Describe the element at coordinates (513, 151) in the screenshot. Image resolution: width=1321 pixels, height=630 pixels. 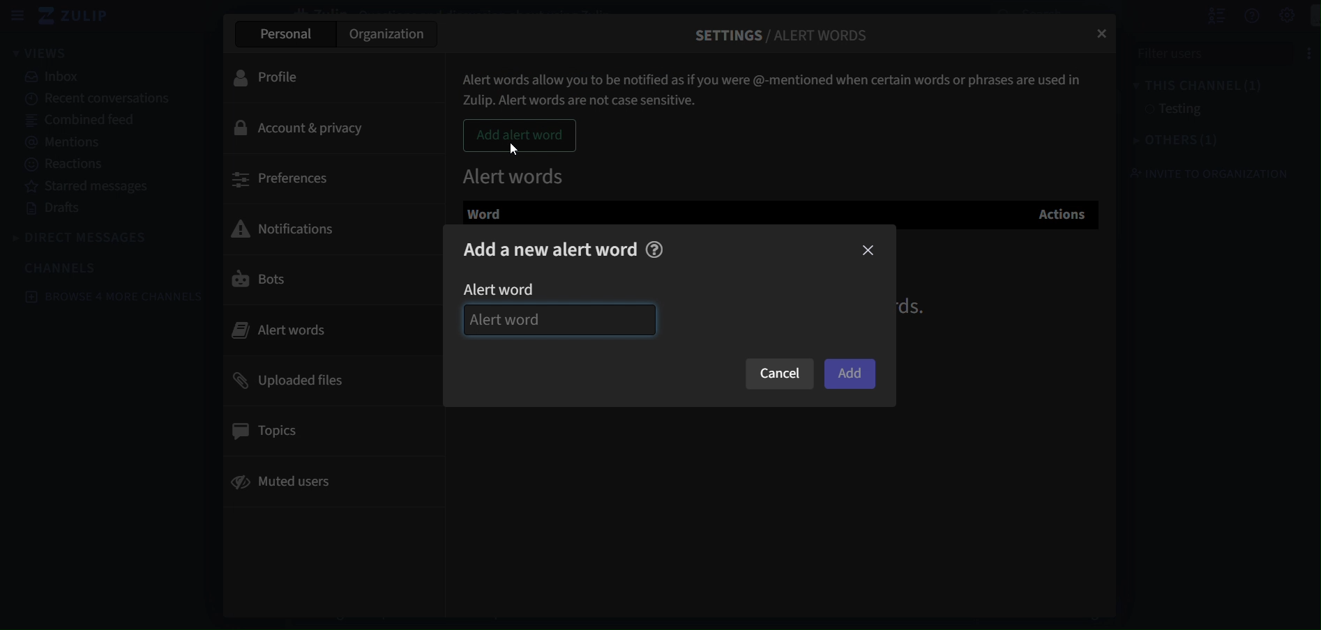
I see `Cursor` at that location.